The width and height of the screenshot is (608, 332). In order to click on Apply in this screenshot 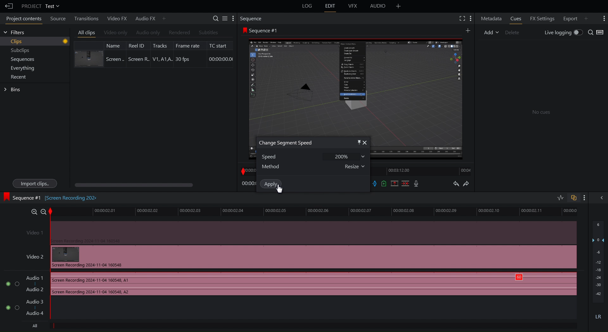, I will do `click(271, 183)`.